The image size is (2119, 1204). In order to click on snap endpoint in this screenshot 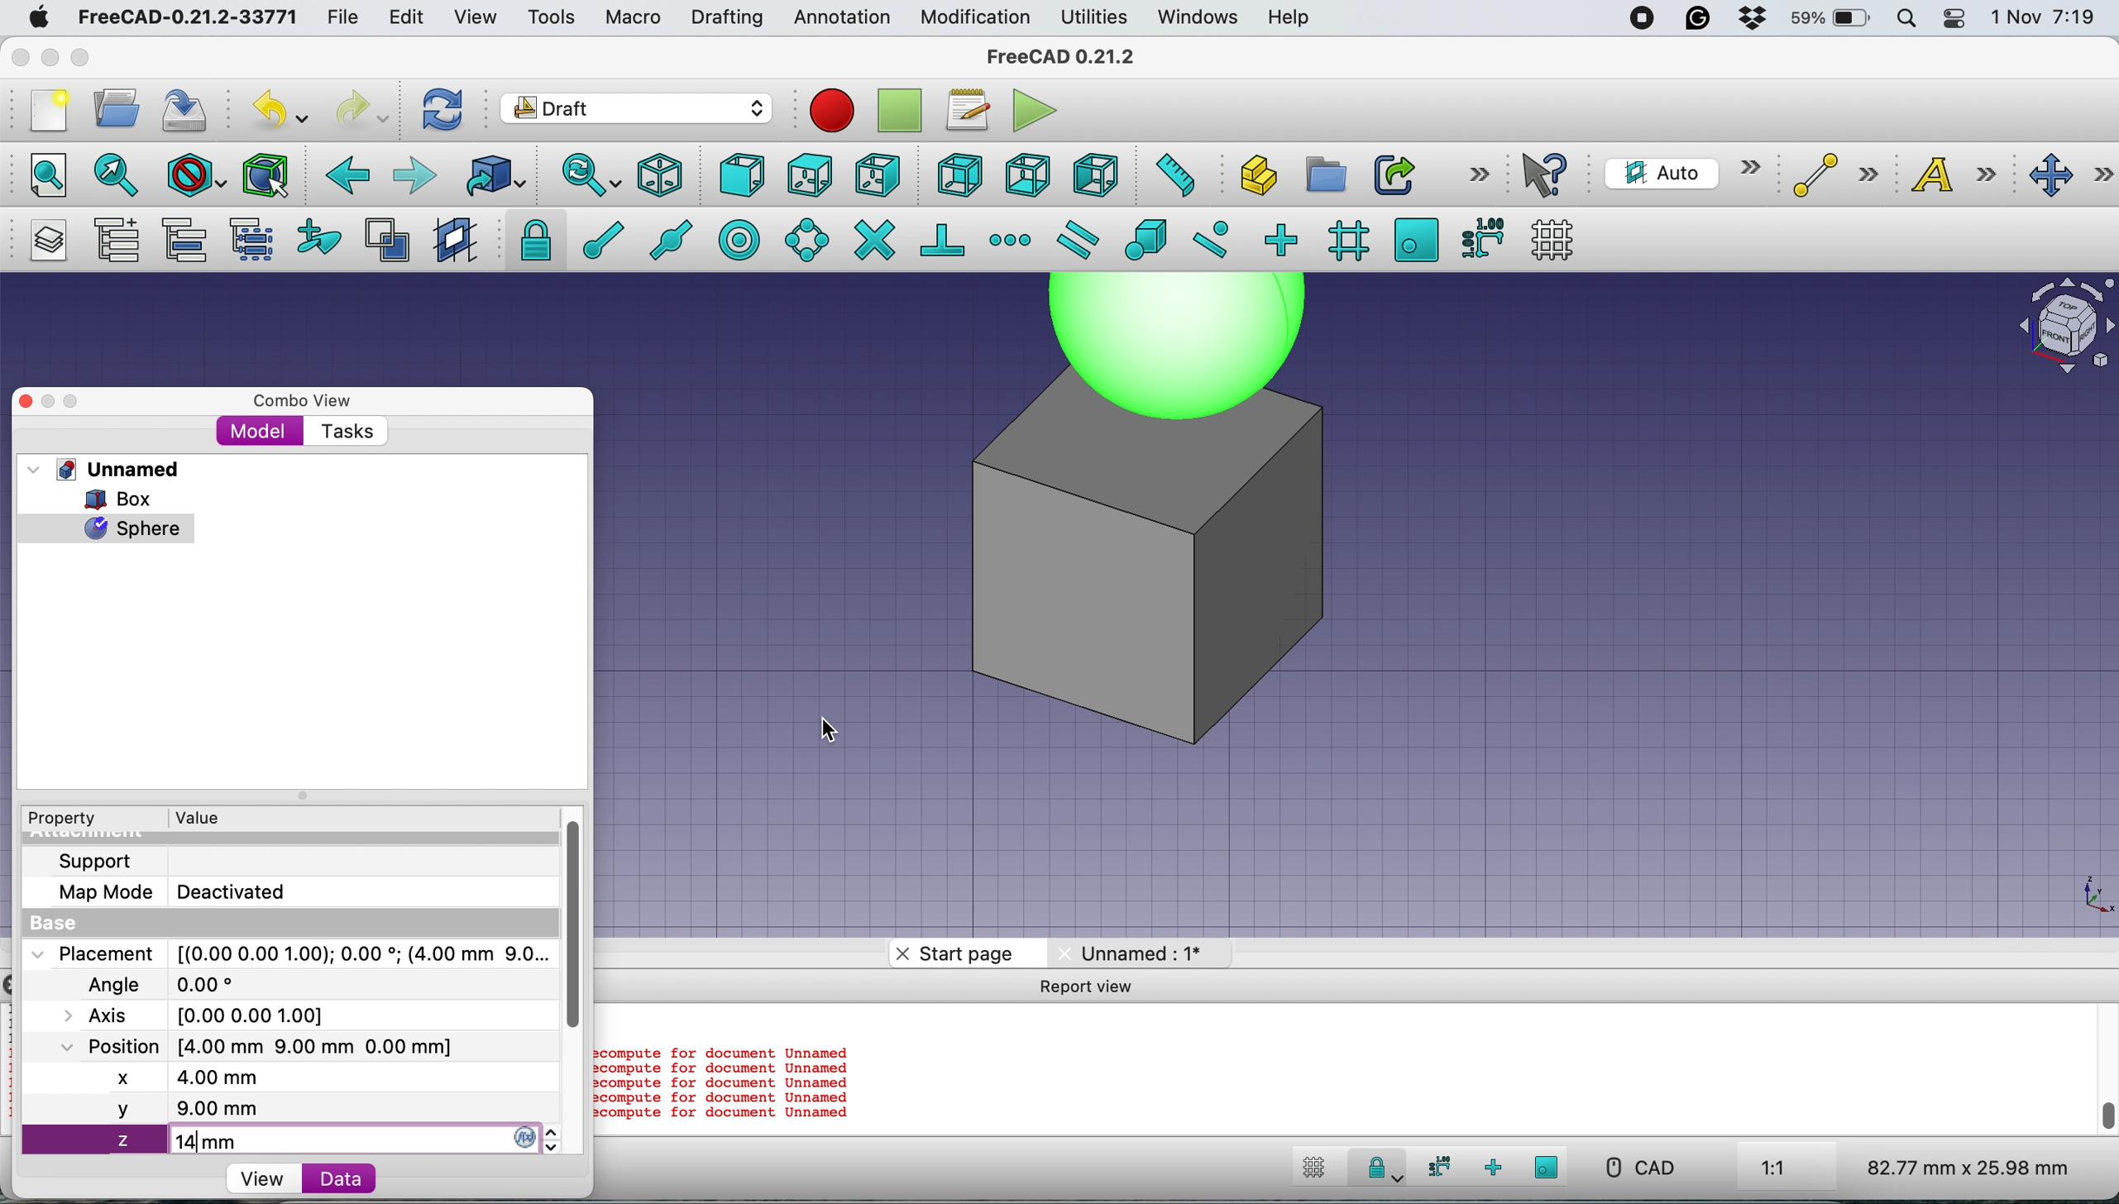, I will do `click(594, 246)`.